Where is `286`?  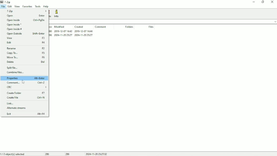
286 is located at coordinates (68, 154).